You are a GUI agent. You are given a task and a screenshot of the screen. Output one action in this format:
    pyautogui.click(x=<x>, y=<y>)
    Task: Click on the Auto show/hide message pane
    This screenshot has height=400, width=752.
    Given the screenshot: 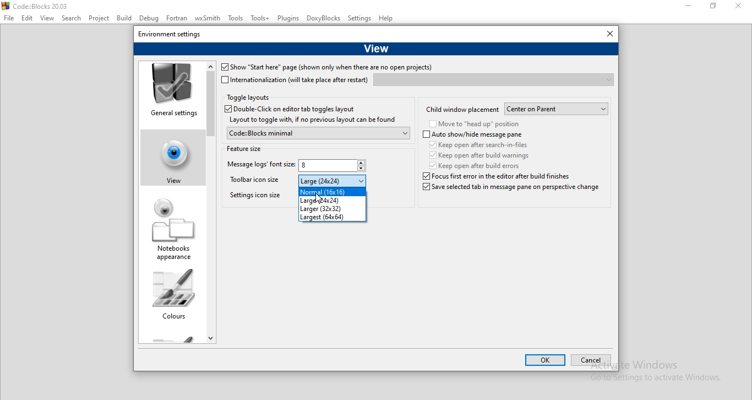 What is the action you would take?
    pyautogui.click(x=473, y=135)
    